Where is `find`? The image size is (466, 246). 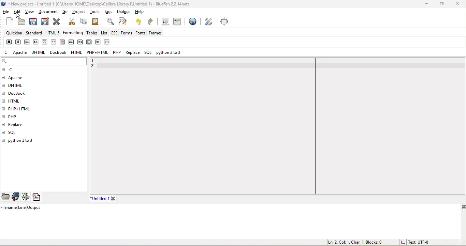
find is located at coordinates (109, 21).